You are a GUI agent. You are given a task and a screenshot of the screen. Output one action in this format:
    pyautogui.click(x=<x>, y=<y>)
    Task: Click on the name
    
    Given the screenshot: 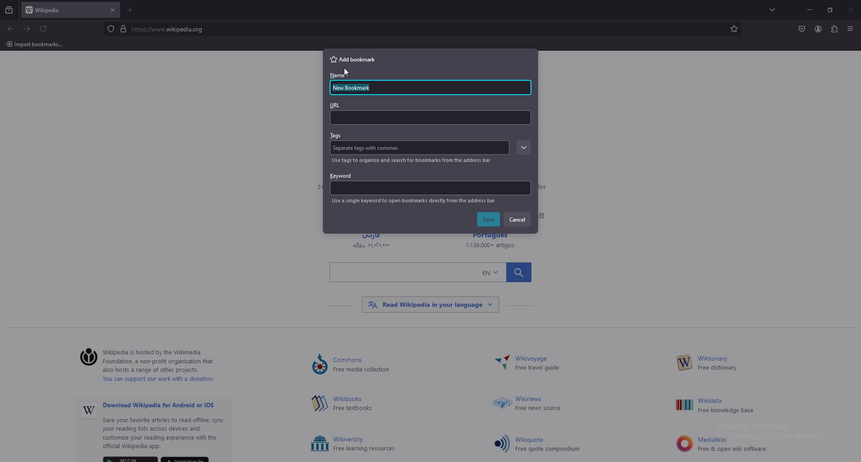 What is the action you would take?
    pyautogui.click(x=338, y=76)
    